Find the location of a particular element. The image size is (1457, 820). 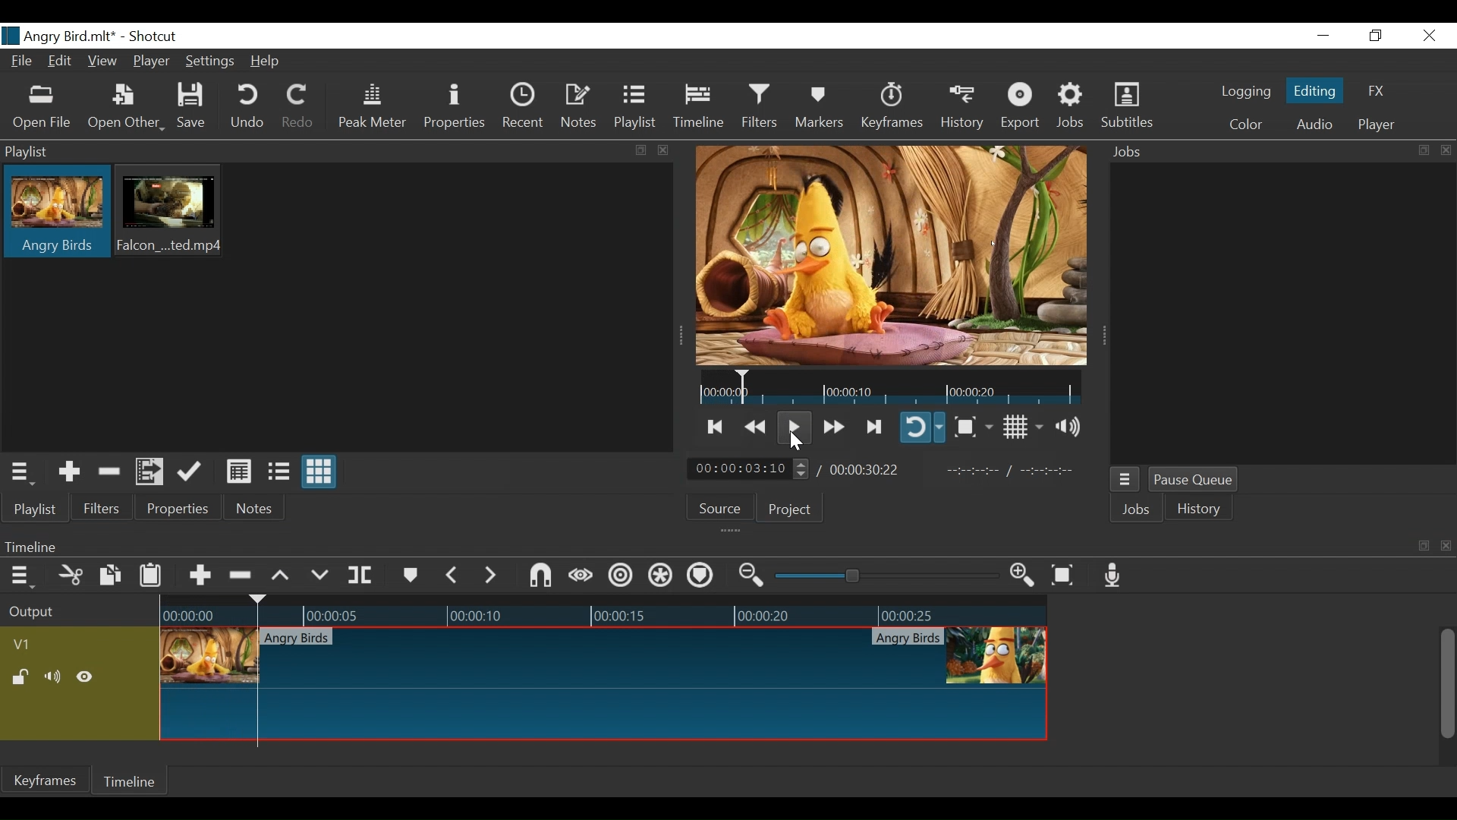

Append is located at coordinates (201, 573).